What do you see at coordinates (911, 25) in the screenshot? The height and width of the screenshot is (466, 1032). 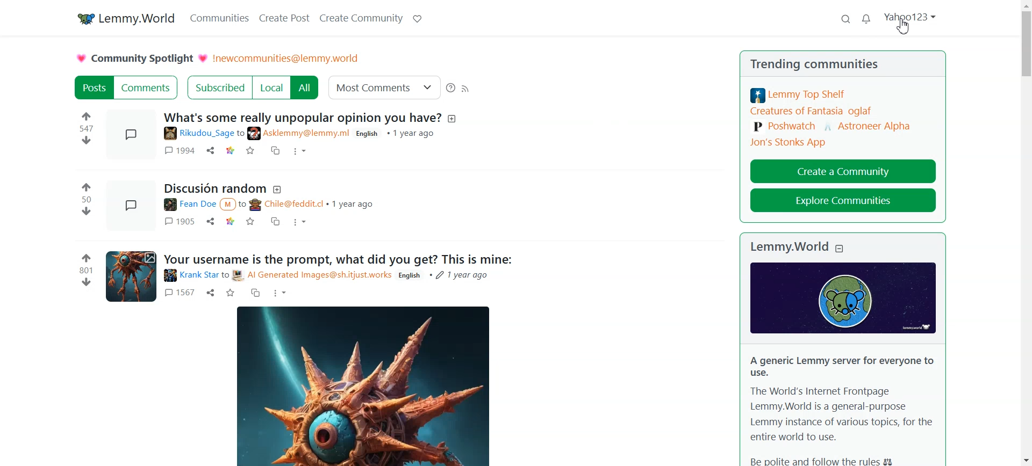 I see `yahoo123` at bounding box center [911, 25].